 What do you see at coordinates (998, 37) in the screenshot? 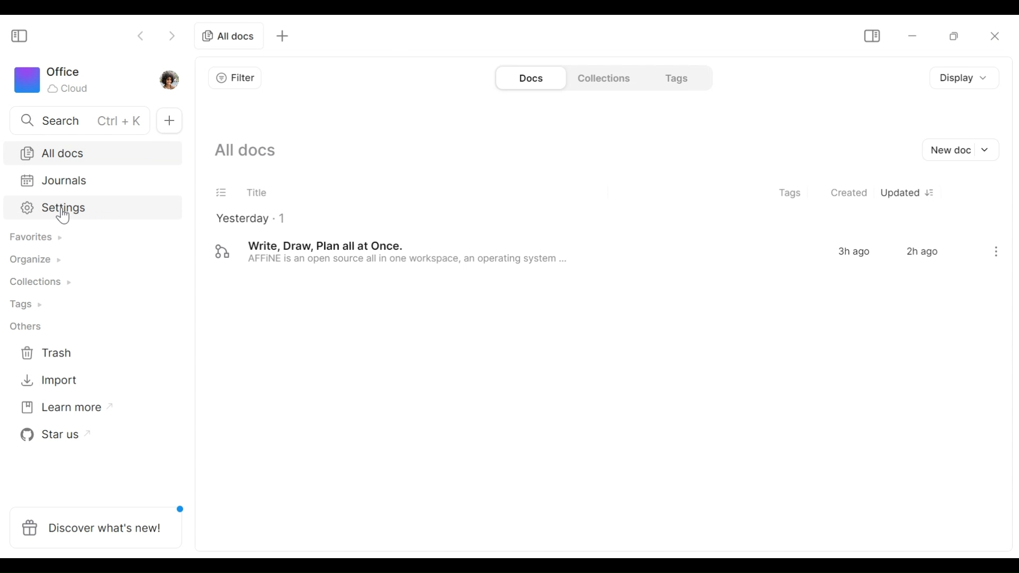
I see `close` at bounding box center [998, 37].